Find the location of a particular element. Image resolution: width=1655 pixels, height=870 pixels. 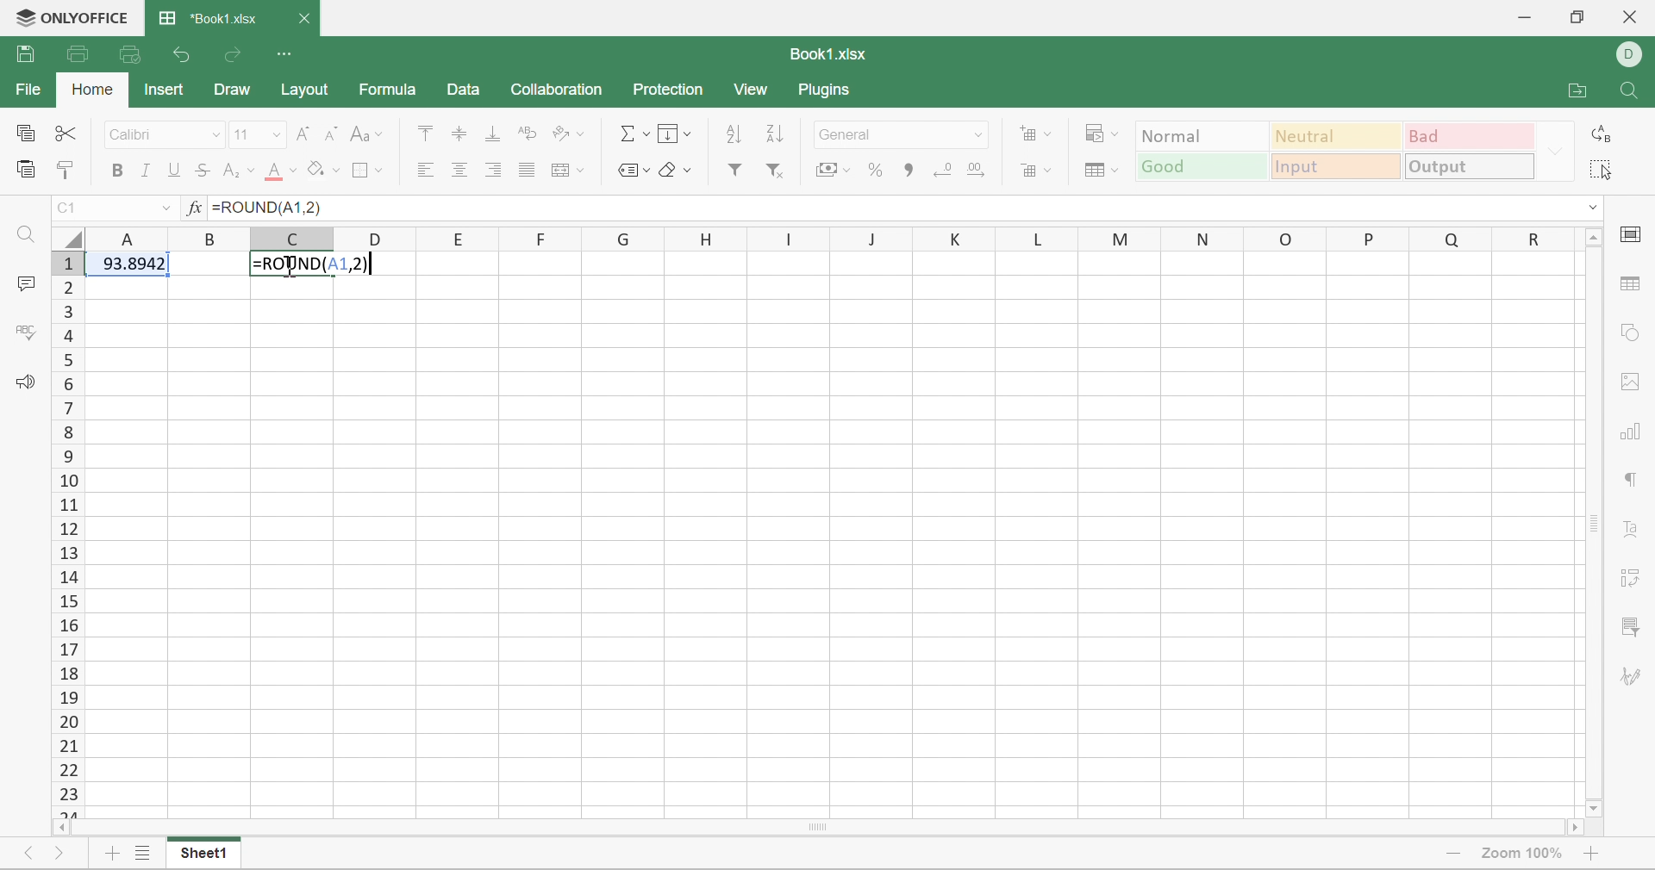

*Book1.xlsx is located at coordinates (206, 19).